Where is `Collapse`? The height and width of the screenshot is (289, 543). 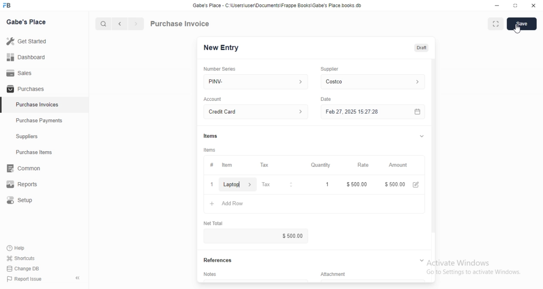 Collapse is located at coordinates (78, 278).